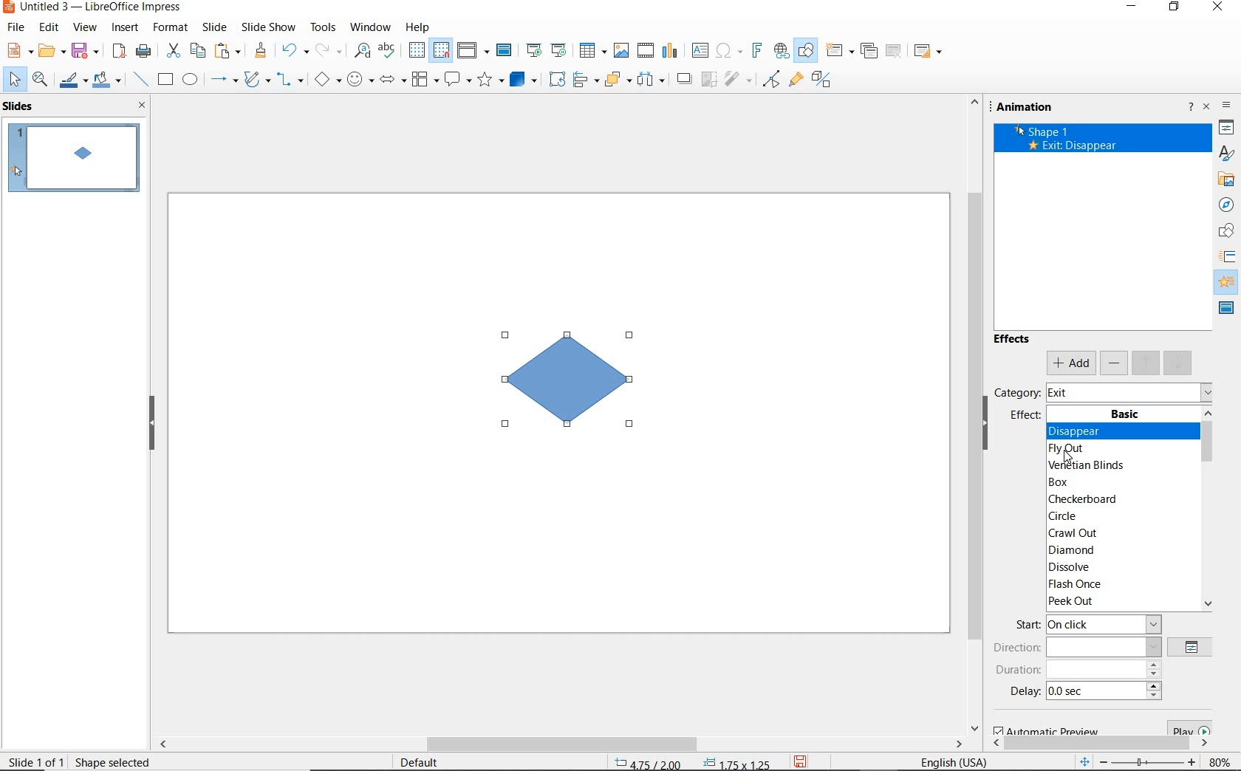 This screenshot has height=771, width=1241. What do you see at coordinates (684, 79) in the screenshot?
I see `shadow` at bounding box center [684, 79].